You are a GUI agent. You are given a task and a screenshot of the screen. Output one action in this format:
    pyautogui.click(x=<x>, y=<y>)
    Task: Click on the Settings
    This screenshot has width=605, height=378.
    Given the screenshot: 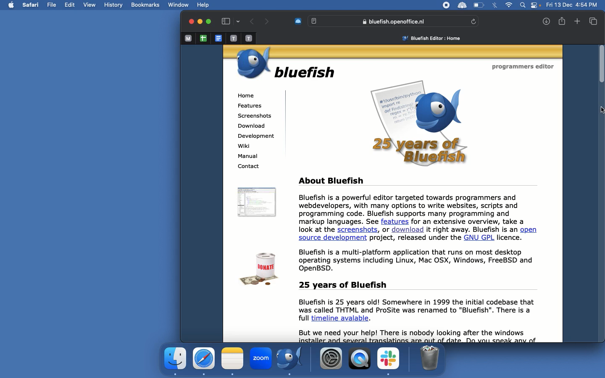 What is the action you would take?
    pyautogui.click(x=331, y=358)
    